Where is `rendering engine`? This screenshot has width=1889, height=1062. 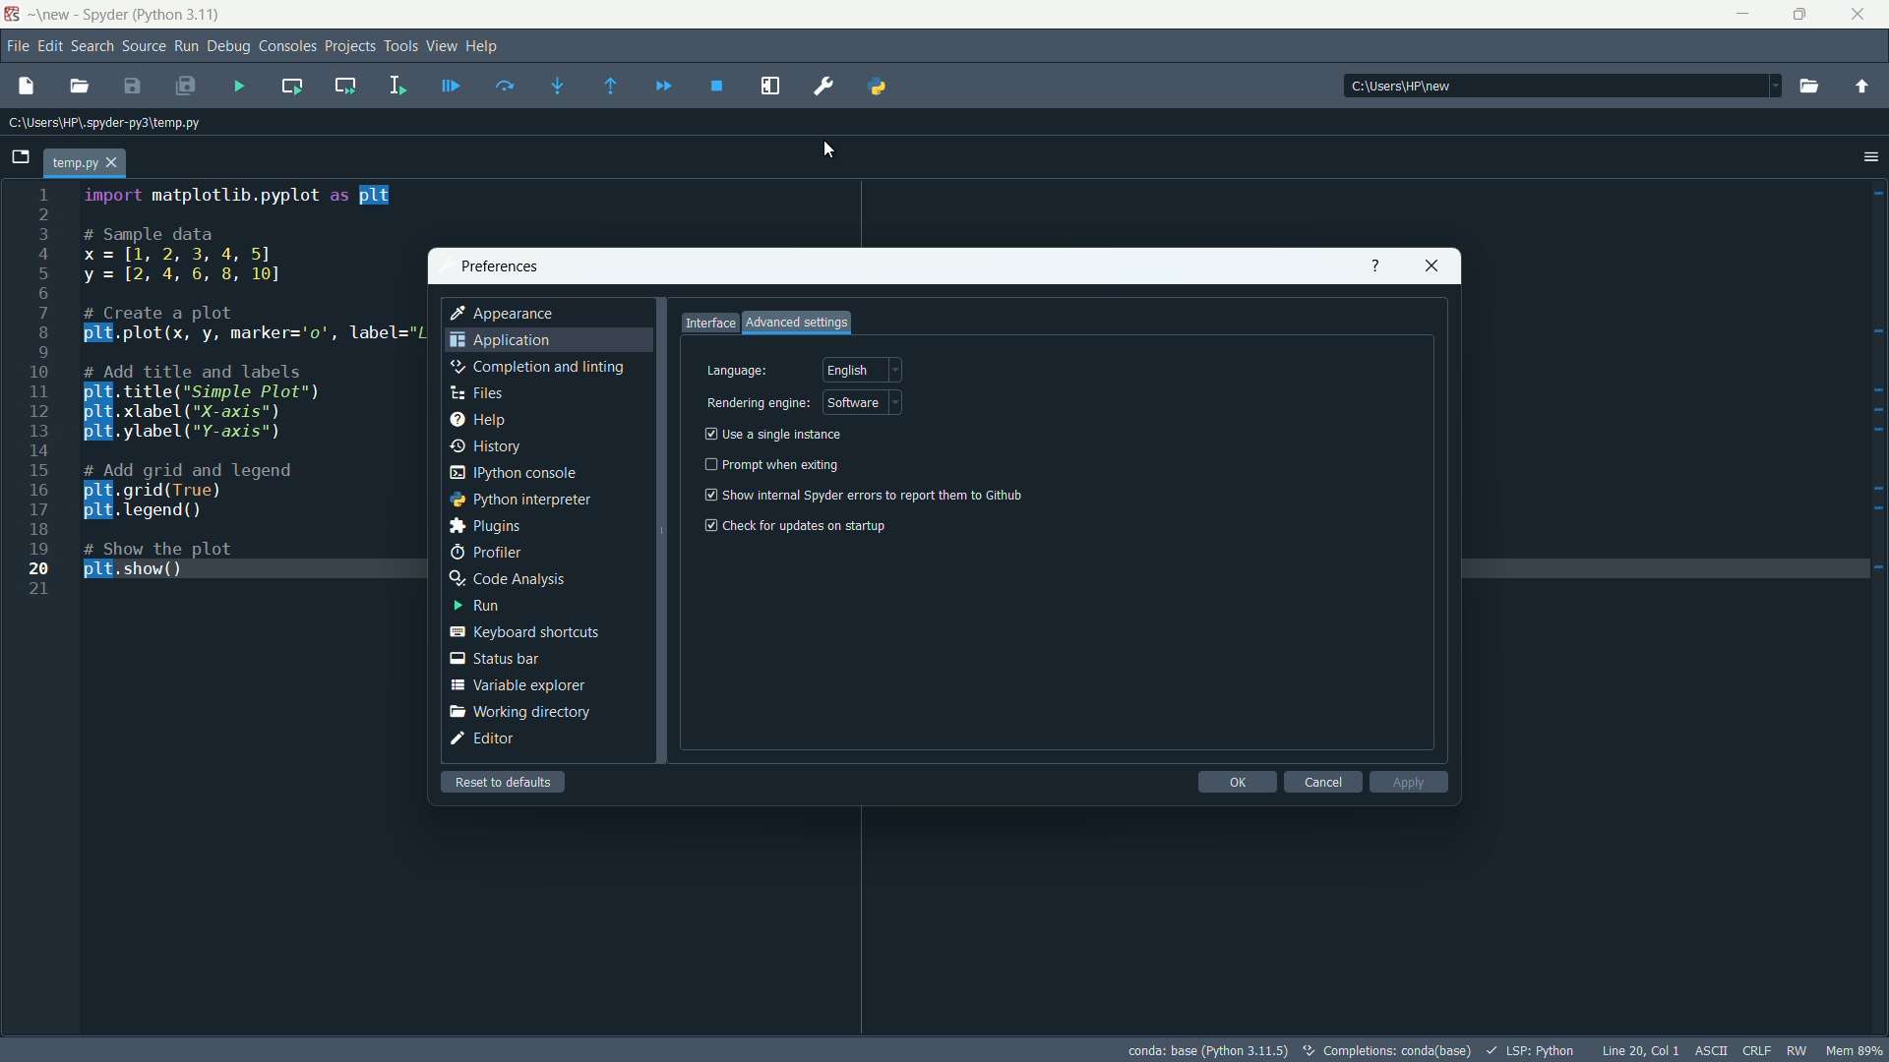
rendering engine is located at coordinates (758, 404).